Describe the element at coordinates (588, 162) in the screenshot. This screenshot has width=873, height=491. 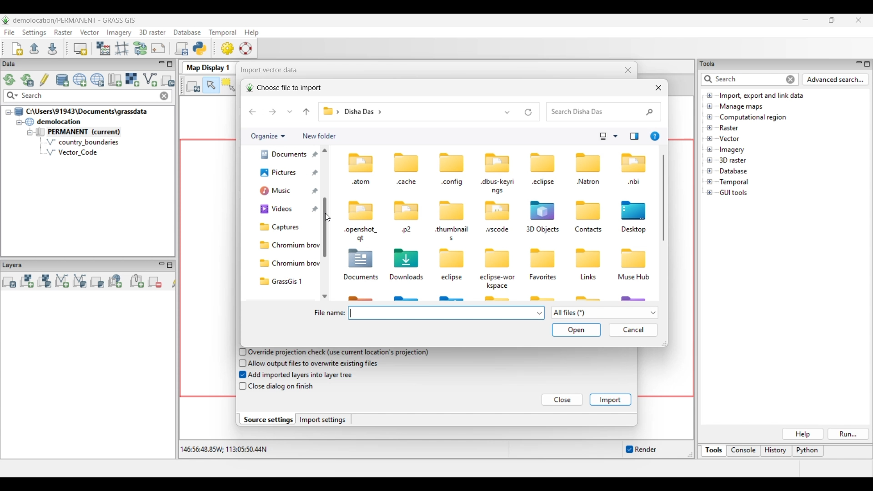
I see `icon` at that location.